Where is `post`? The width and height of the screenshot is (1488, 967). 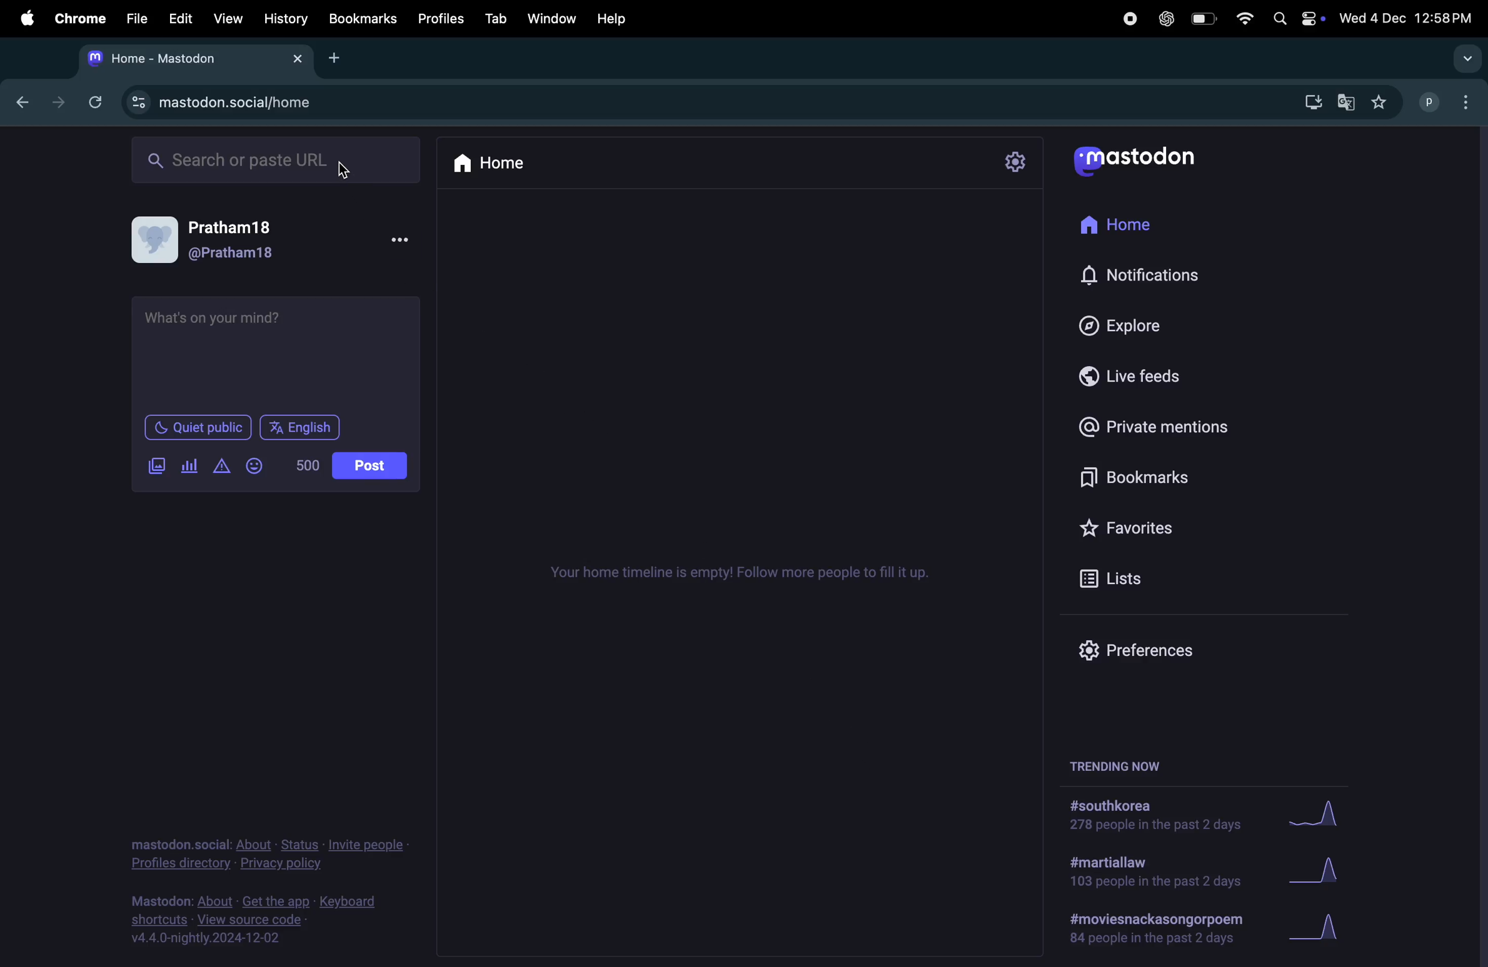 post is located at coordinates (369, 464).